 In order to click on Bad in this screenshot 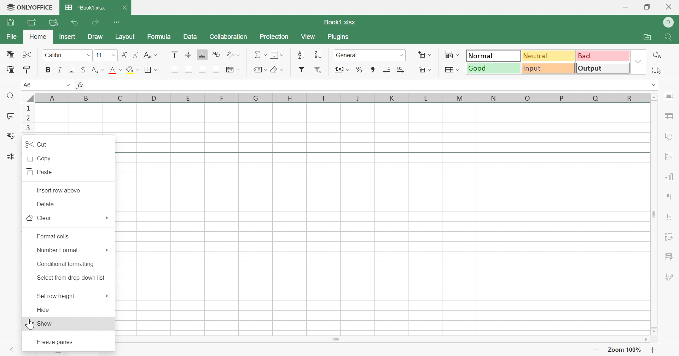, I will do `click(603, 56)`.